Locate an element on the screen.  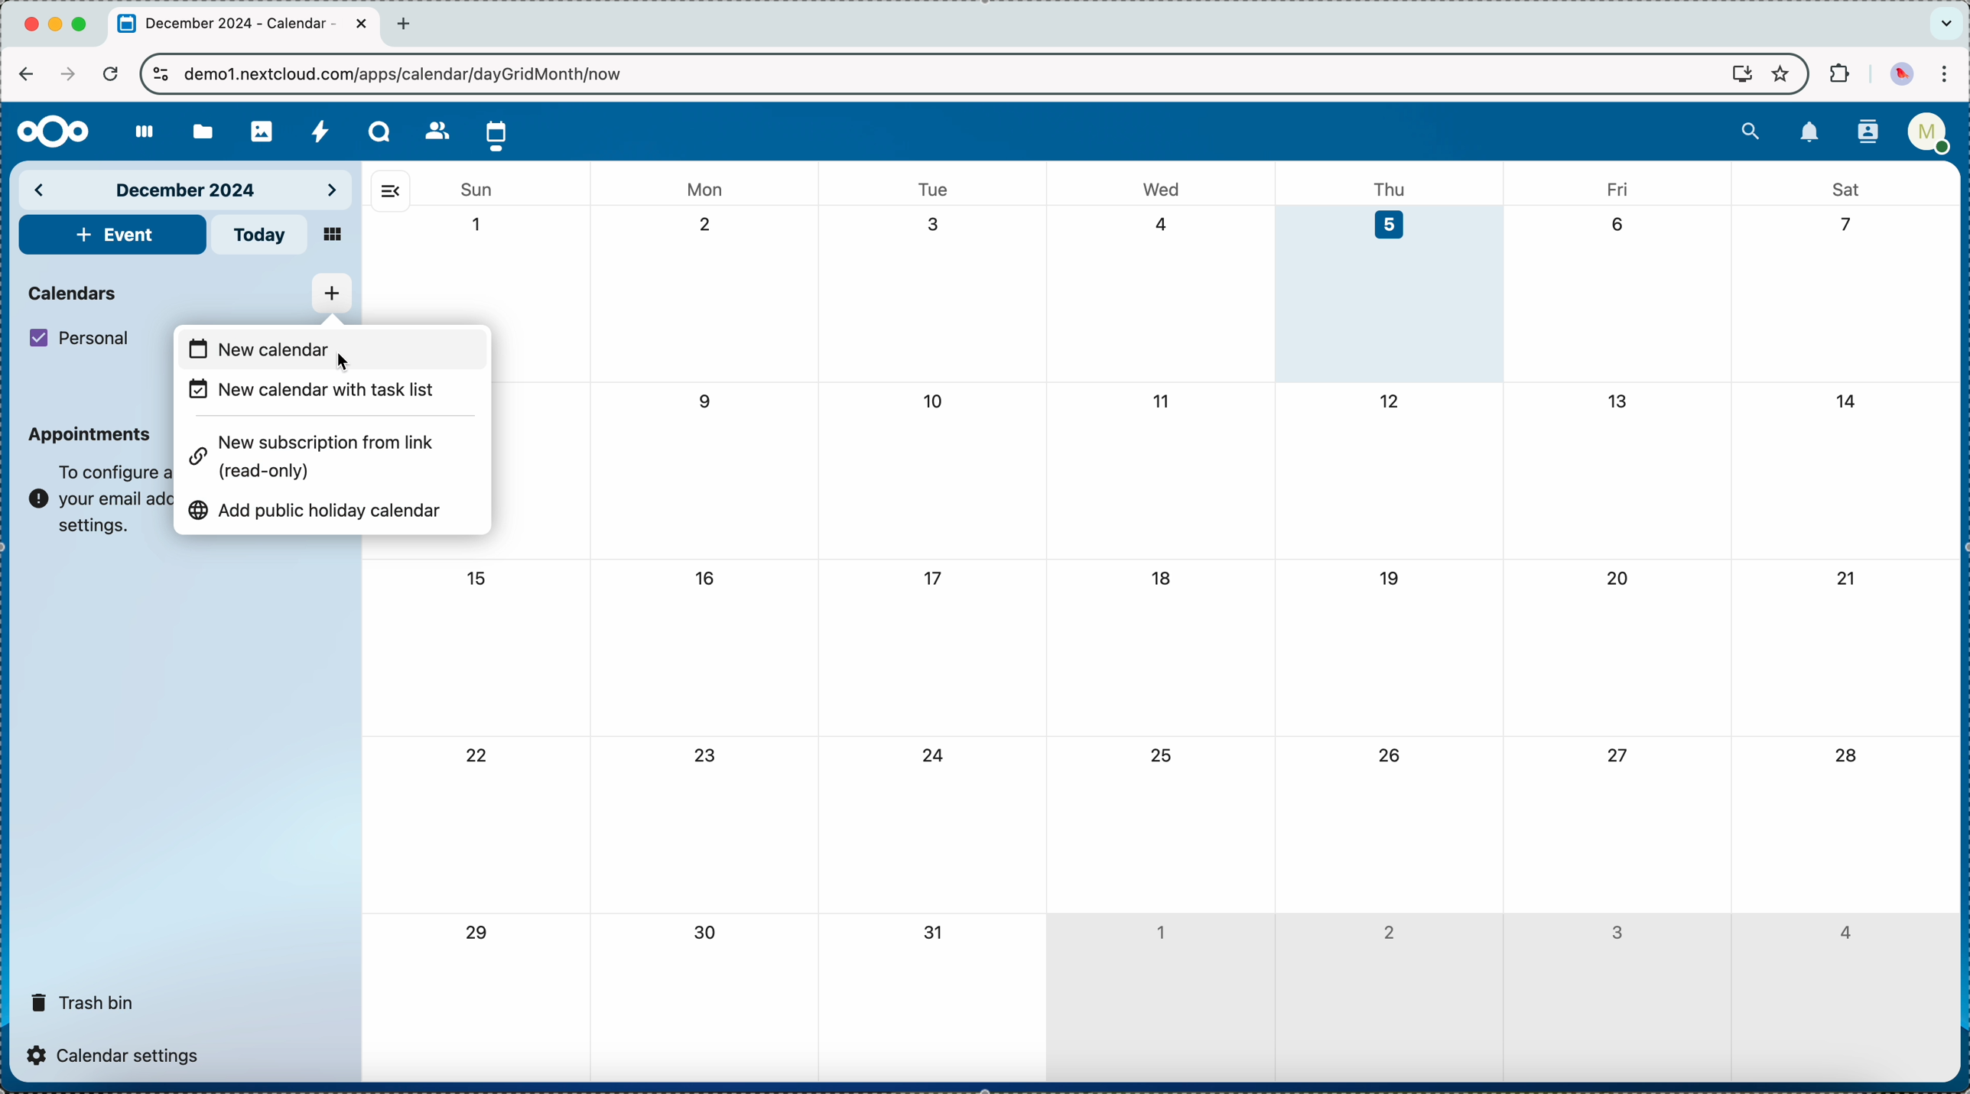
4 is located at coordinates (1162, 223).